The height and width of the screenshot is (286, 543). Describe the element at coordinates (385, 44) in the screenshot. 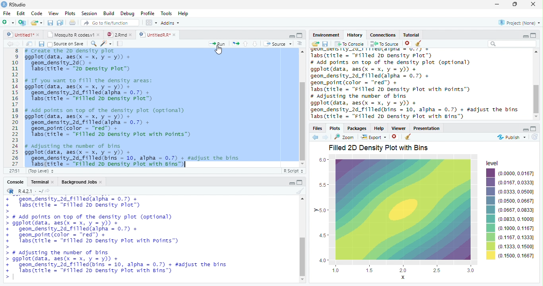

I see `To source` at that location.